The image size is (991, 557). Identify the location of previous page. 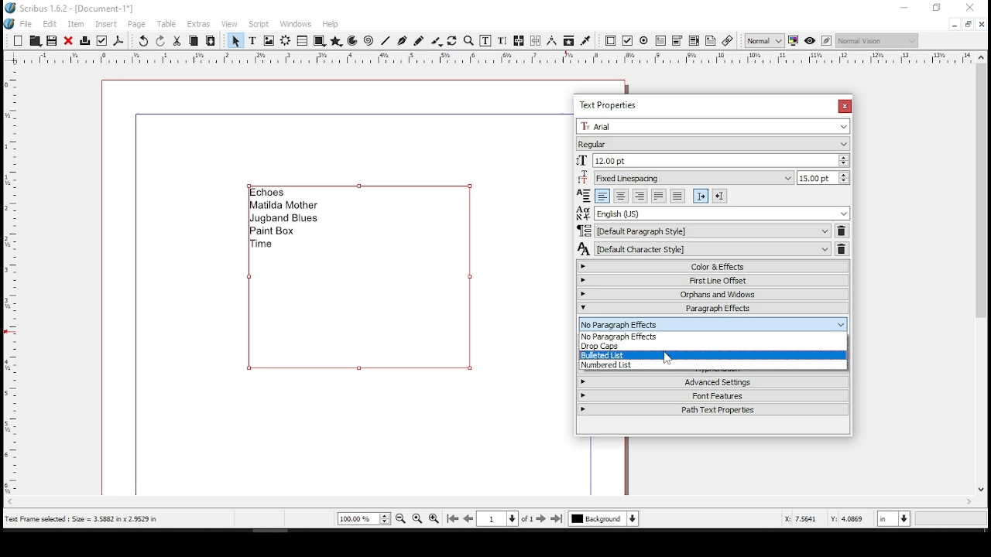
(469, 518).